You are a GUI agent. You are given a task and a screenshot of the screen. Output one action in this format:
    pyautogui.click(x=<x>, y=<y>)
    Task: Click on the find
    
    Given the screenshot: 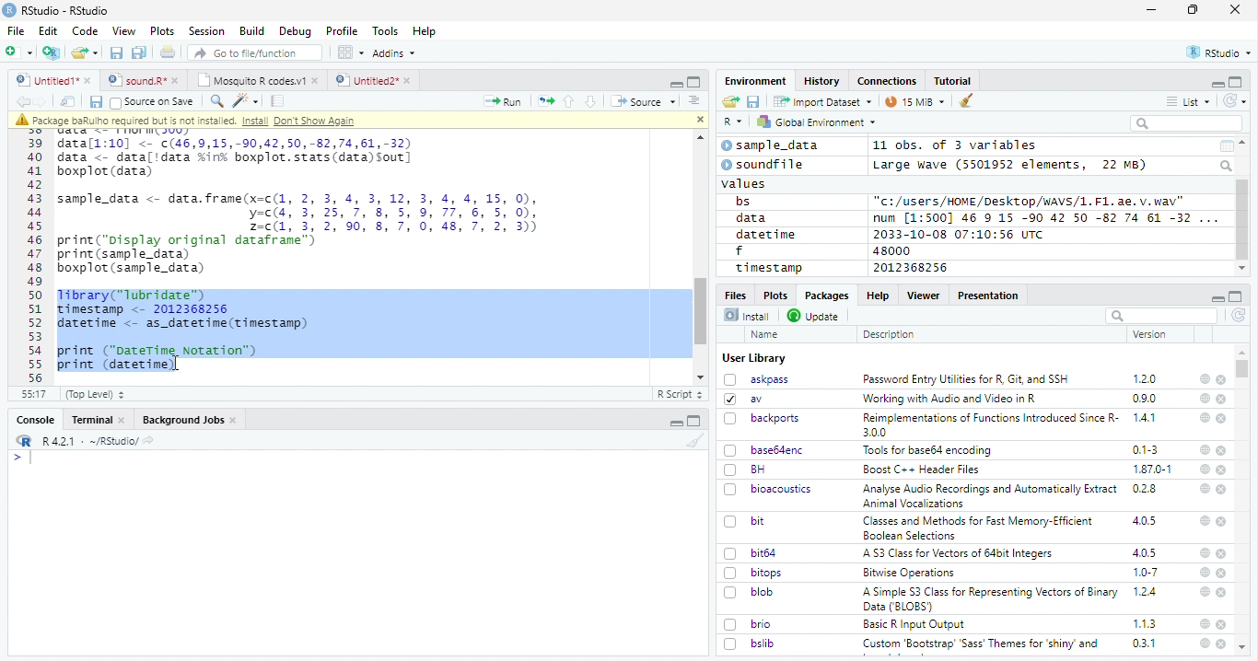 What is the action you would take?
    pyautogui.click(x=215, y=99)
    